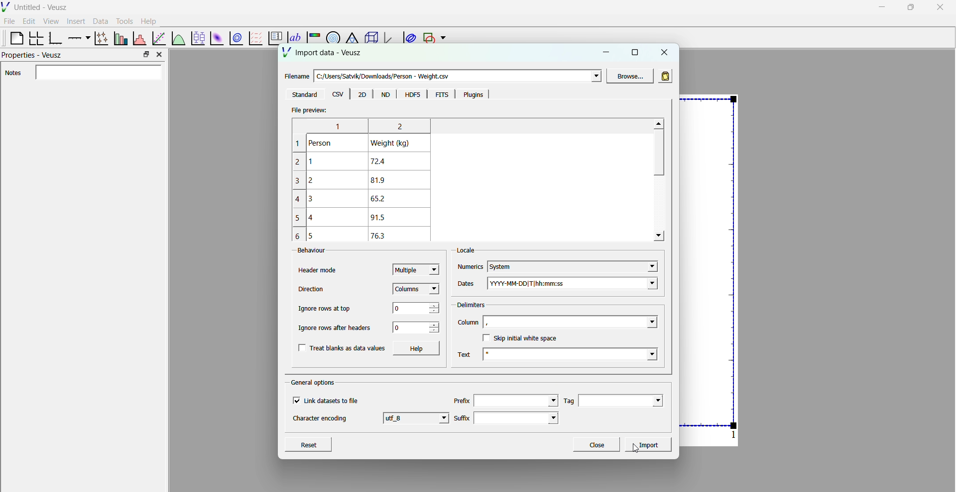 This screenshot has height=492, width=956. What do you see at coordinates (160, 54) in the screenshot?
I see `close property bar` at bounding box center [160, 54].